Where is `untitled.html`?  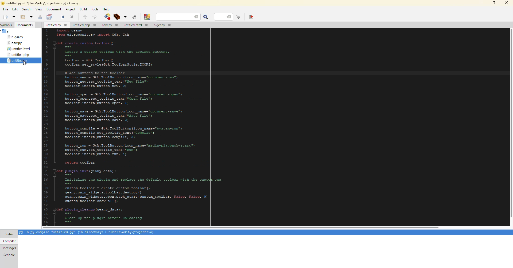
untitled.html is located at coordinates (136, 25).